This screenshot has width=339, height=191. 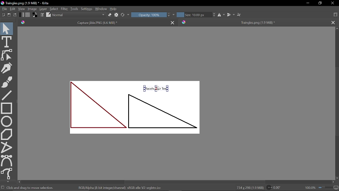 What do you see at coordinates (42, 15) in the screenshot?
I see `Edit brush settings` at bounding box center [42, 15].